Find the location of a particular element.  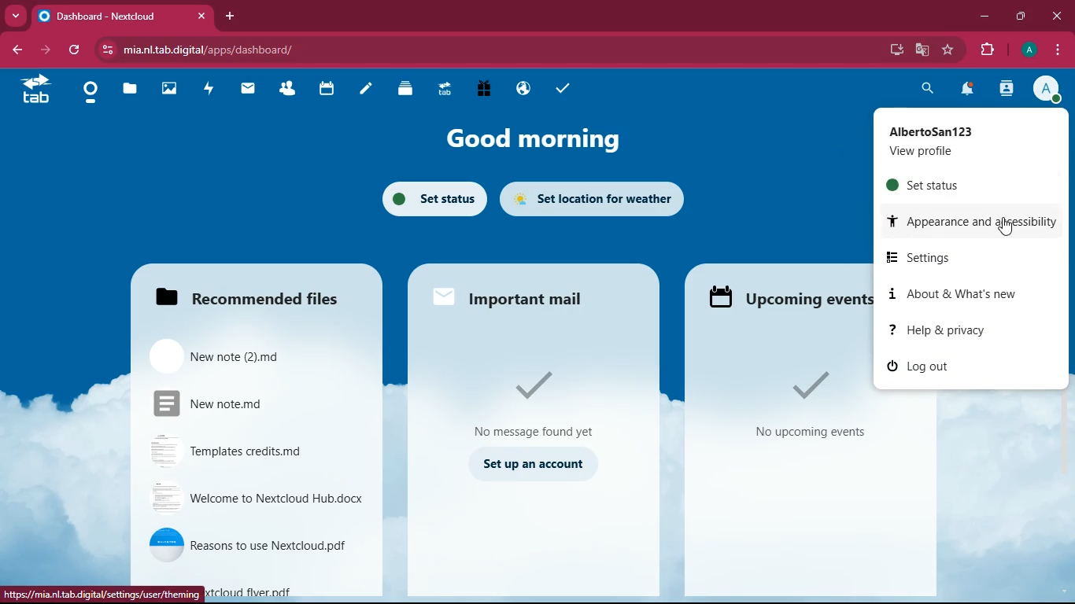

settings is located at coordinates (962, 258).